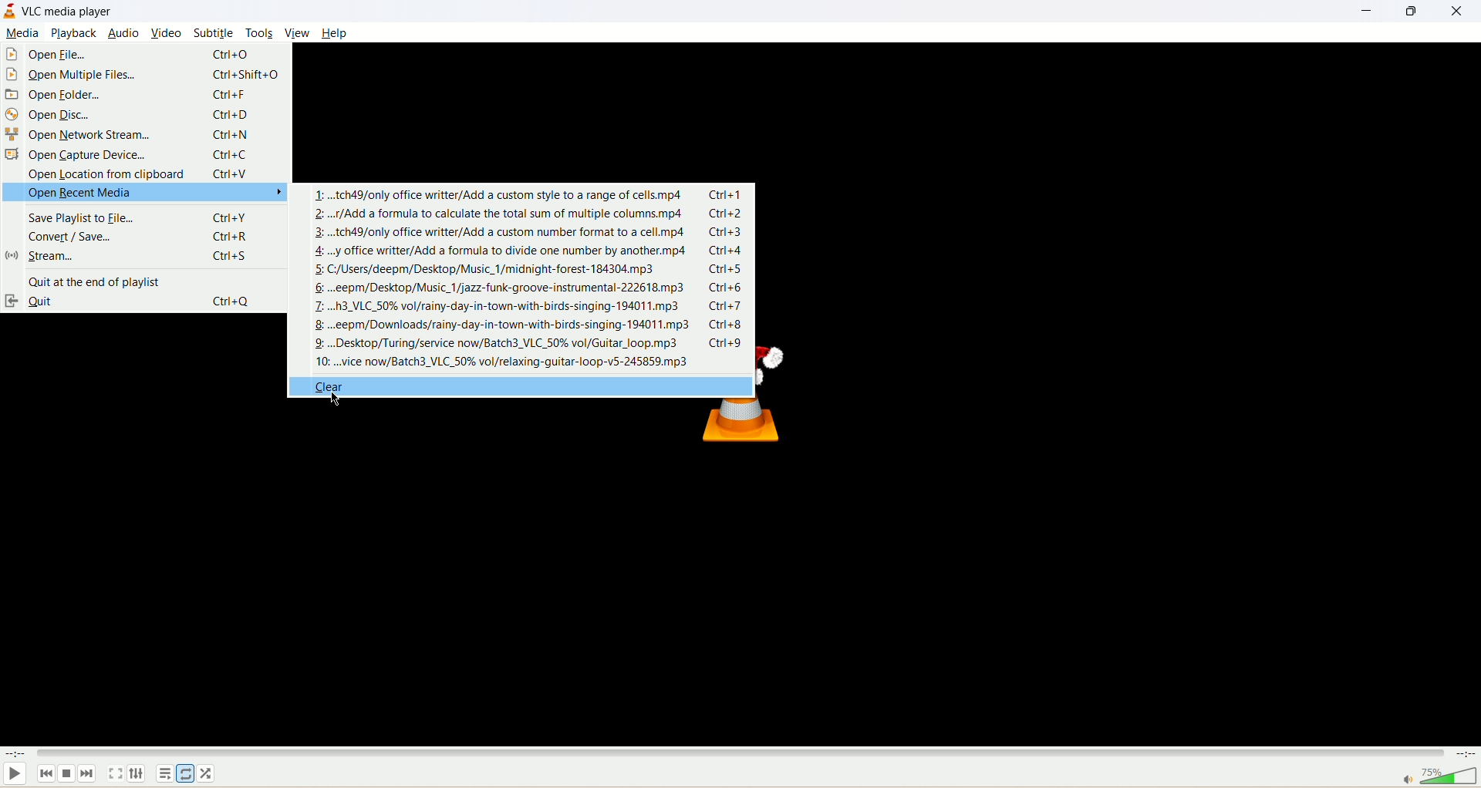  What do you see at coordinates (10, 11) in the screenshot?
I see `logo` at bounding box center [10, 11].